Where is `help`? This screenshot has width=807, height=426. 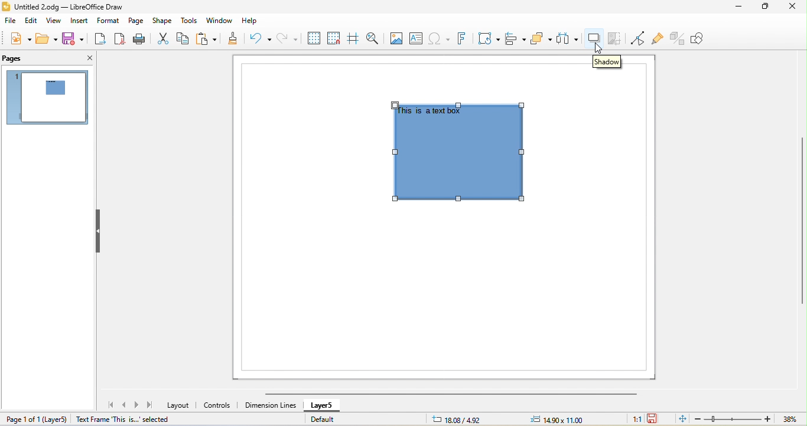
help is located at coordinates (254, 22).